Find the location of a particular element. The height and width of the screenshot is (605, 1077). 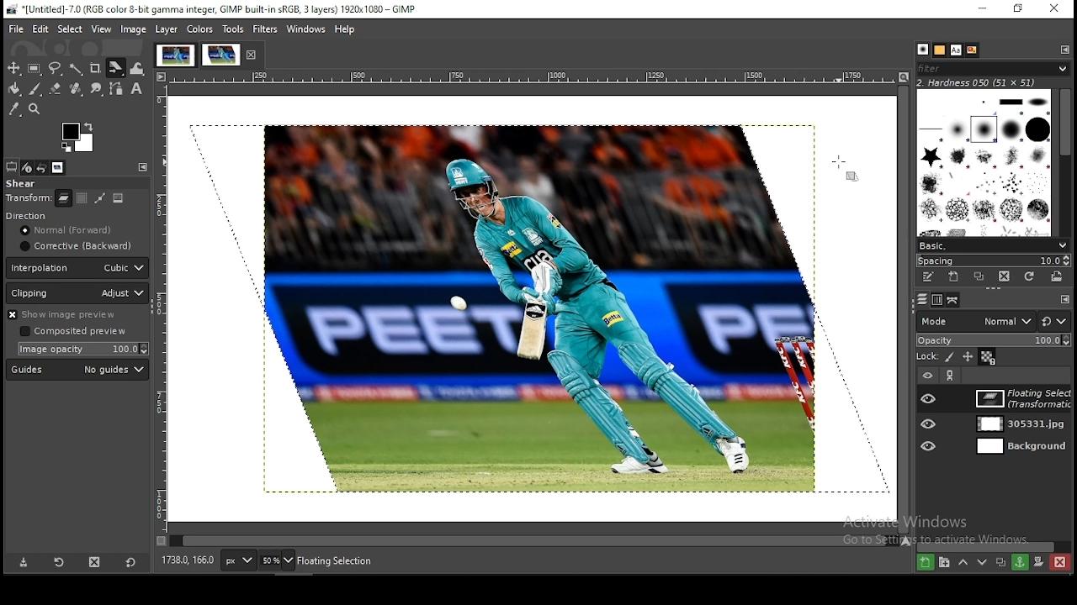

reset to default is located at coordinates (130, 563).